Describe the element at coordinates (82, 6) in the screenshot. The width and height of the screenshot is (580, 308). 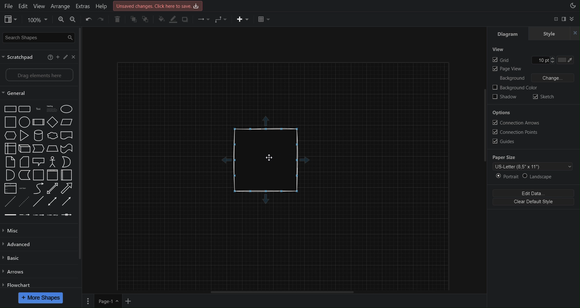
I see `Extras` at that location.